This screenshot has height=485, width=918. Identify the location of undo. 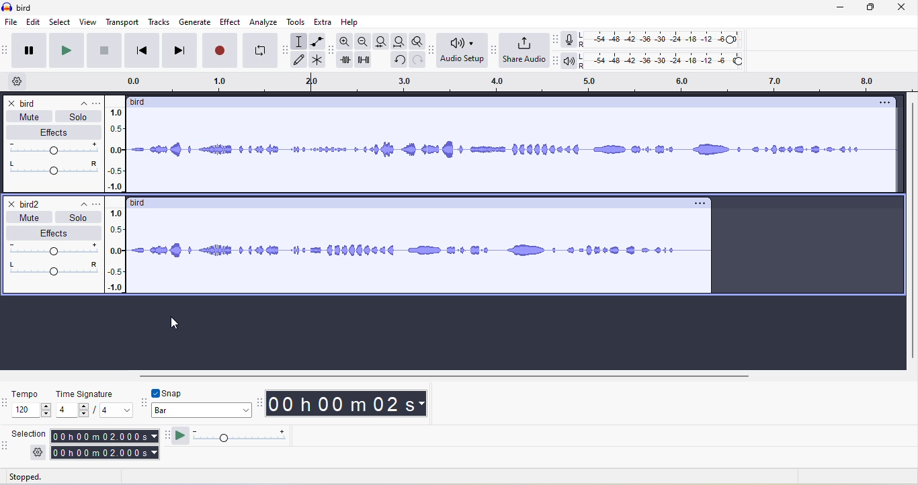
(397, 62).